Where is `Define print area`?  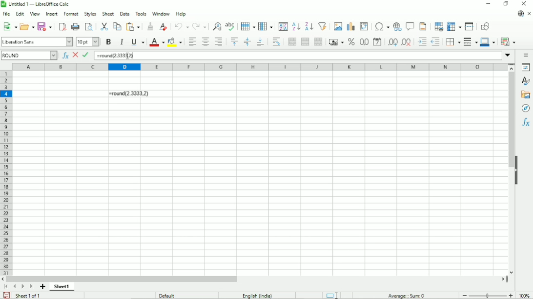 Define print area is located at coordinates (438, 26).